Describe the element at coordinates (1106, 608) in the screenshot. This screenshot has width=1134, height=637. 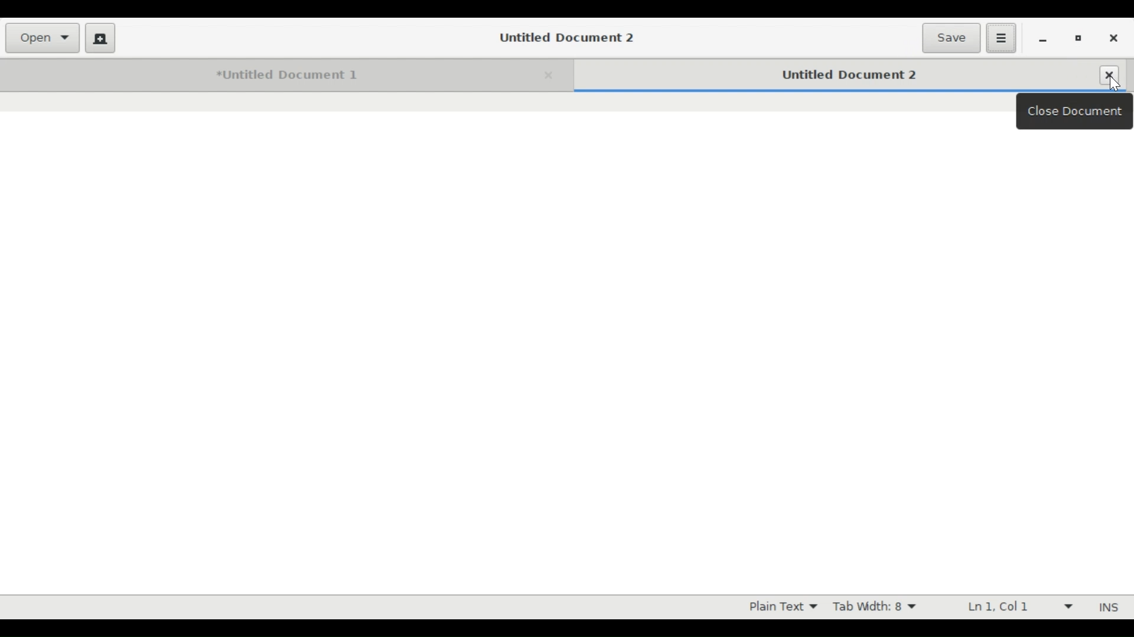
I see `Insert` at that location.